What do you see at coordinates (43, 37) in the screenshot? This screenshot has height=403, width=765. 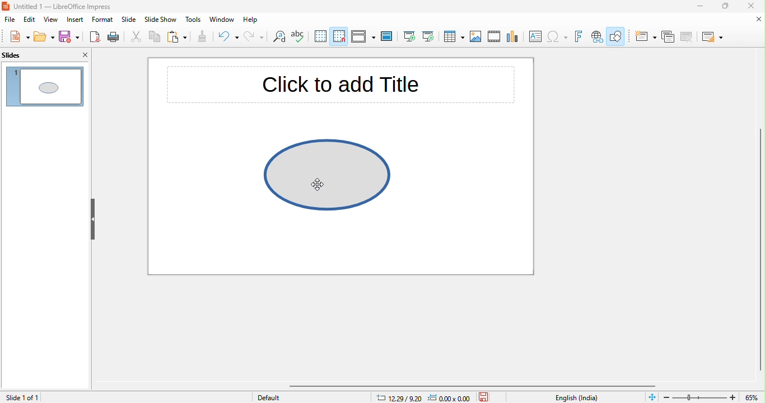 I see `open` at bounding box center [43, 37].